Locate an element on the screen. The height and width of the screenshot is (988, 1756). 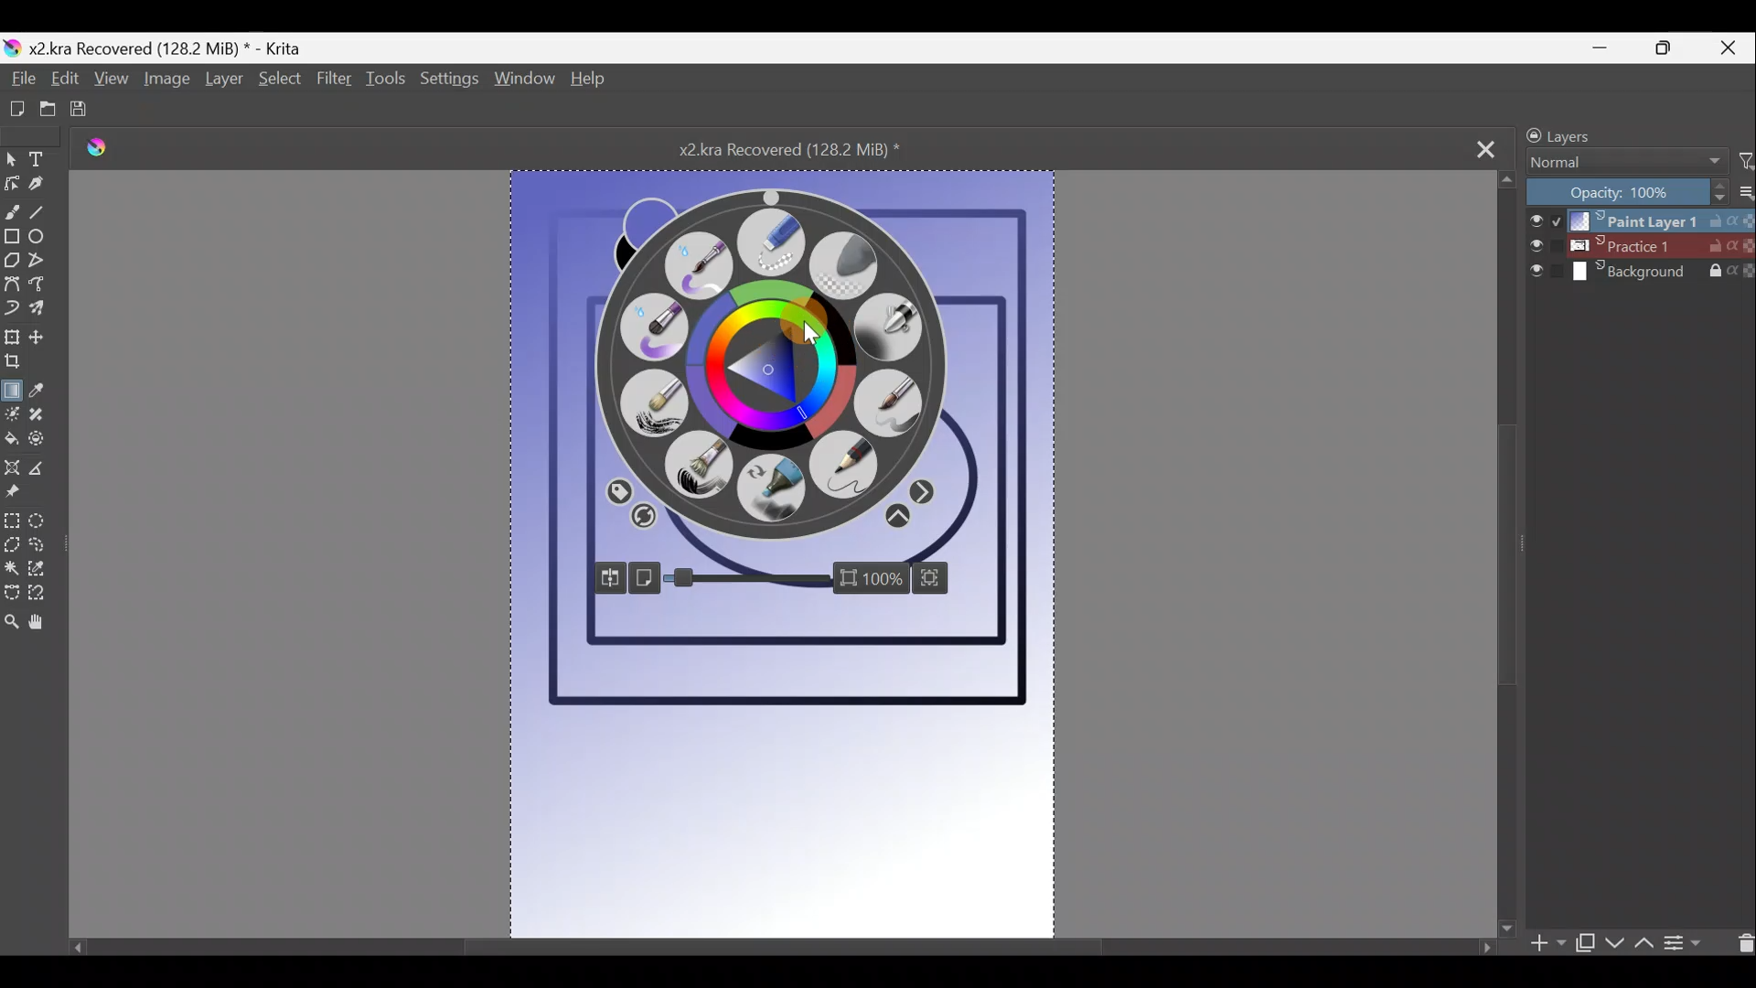
Document name is located at coordinates (808, 148).